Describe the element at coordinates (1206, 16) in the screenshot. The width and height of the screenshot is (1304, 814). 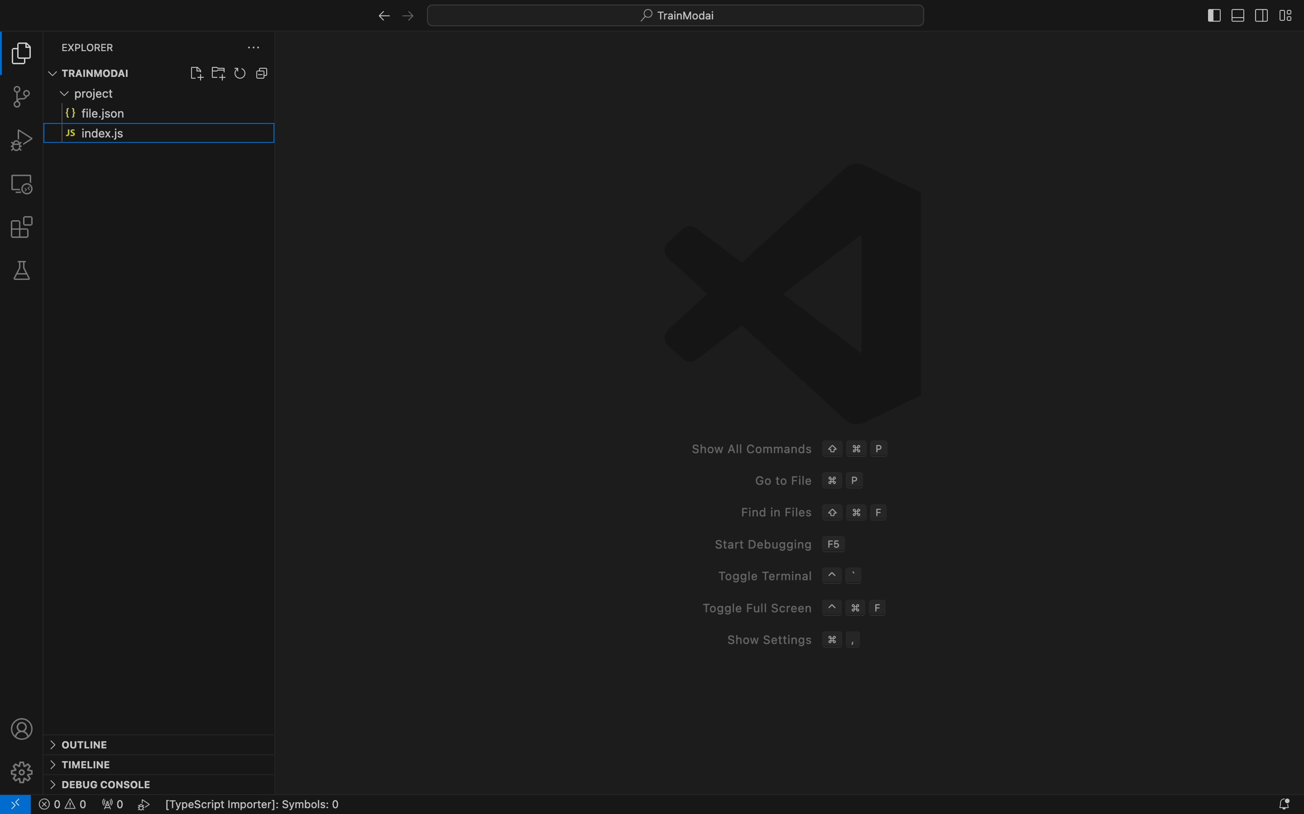
I see `sidebat left` at that location.